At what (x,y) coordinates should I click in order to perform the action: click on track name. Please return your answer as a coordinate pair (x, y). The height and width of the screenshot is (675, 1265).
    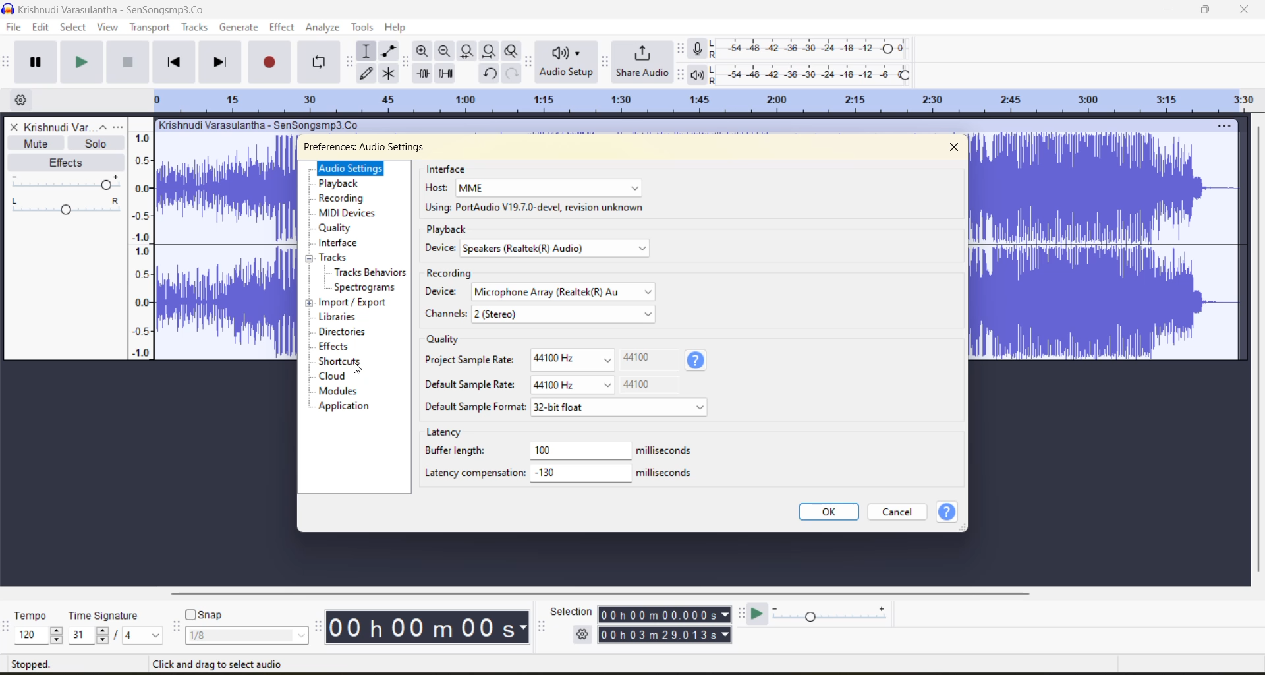
    Looking at the image, I should click on (261, 127).